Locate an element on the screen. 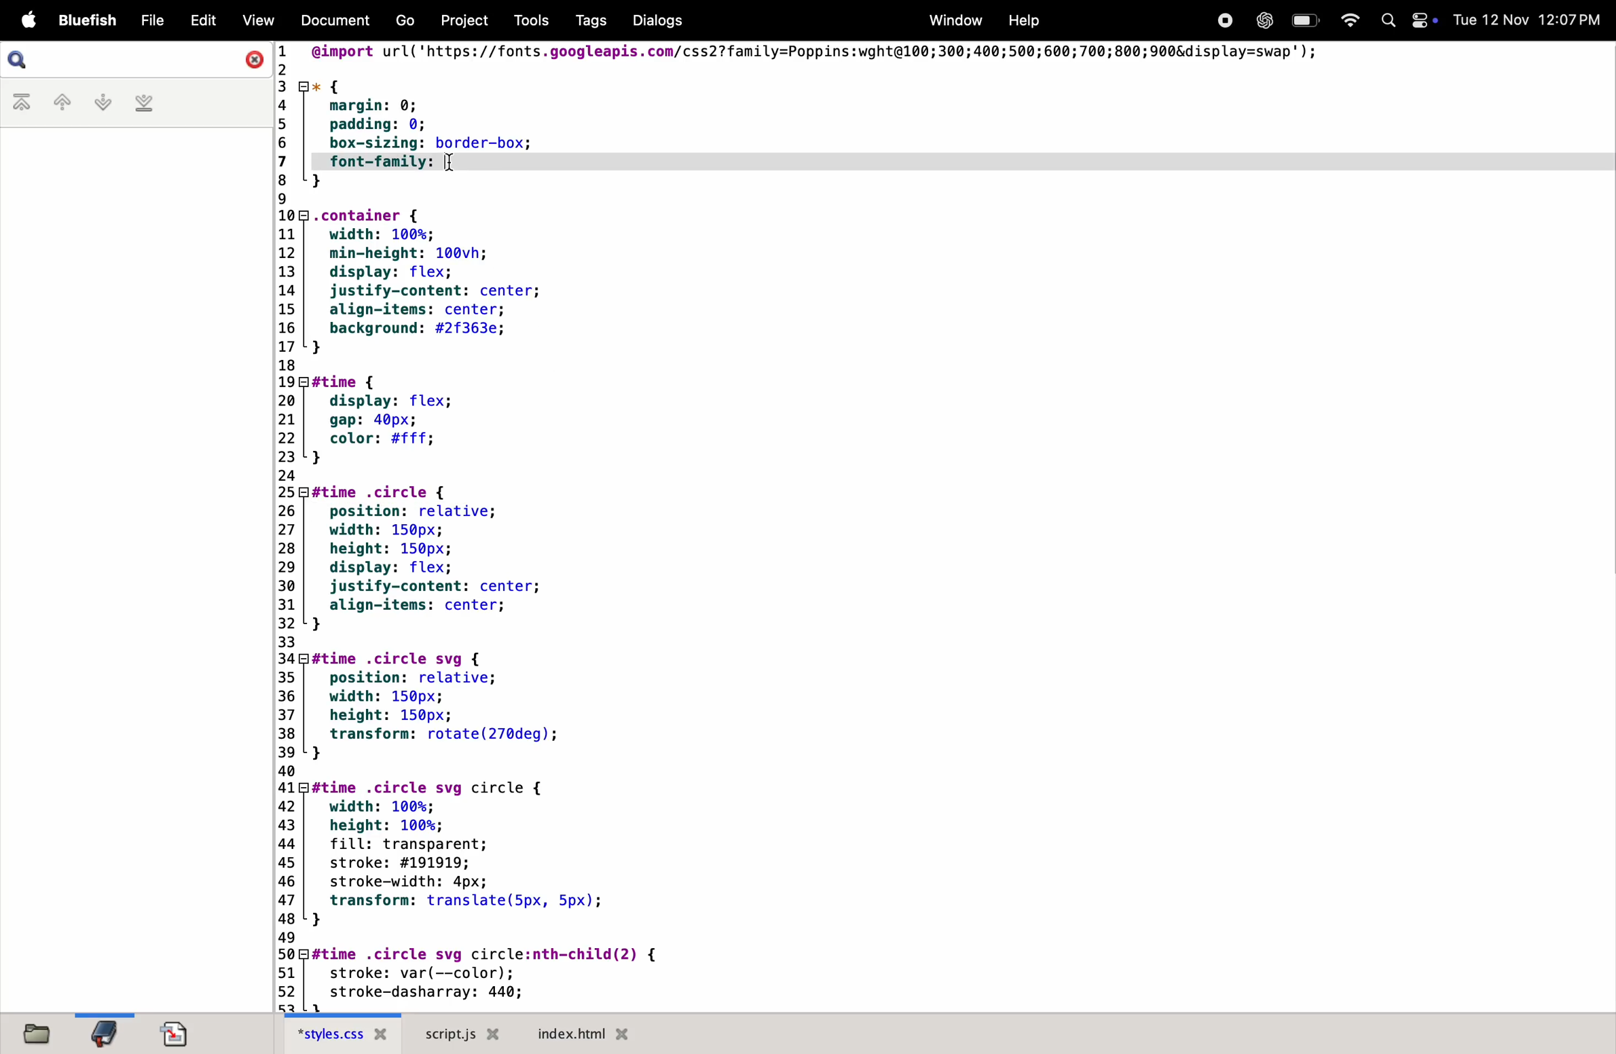  bluefish is located at coordinates (90, 20).